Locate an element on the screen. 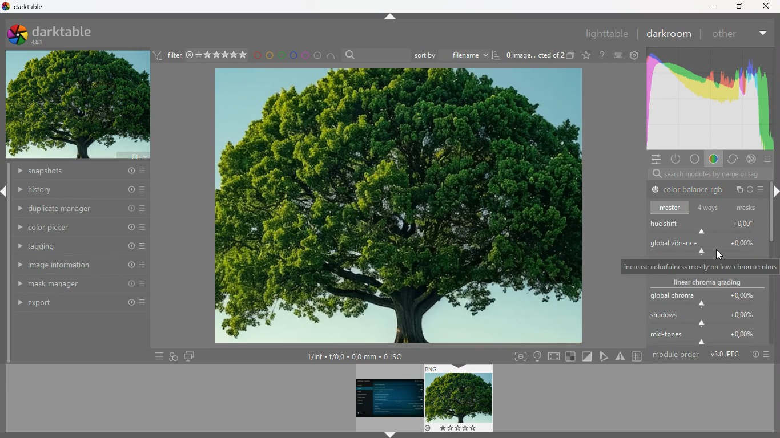  search is located at coordinates (705, 175).